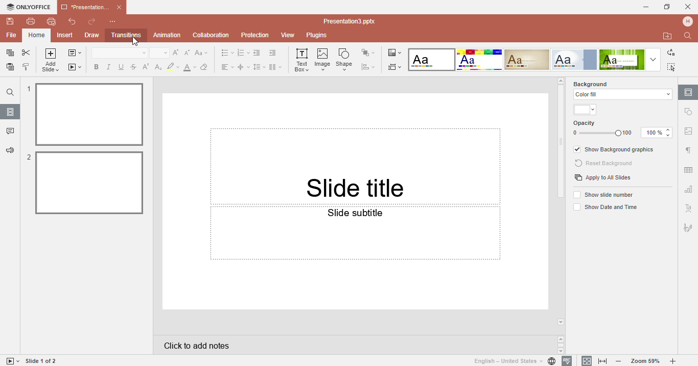  I want to click on Find, so click(689, 36).